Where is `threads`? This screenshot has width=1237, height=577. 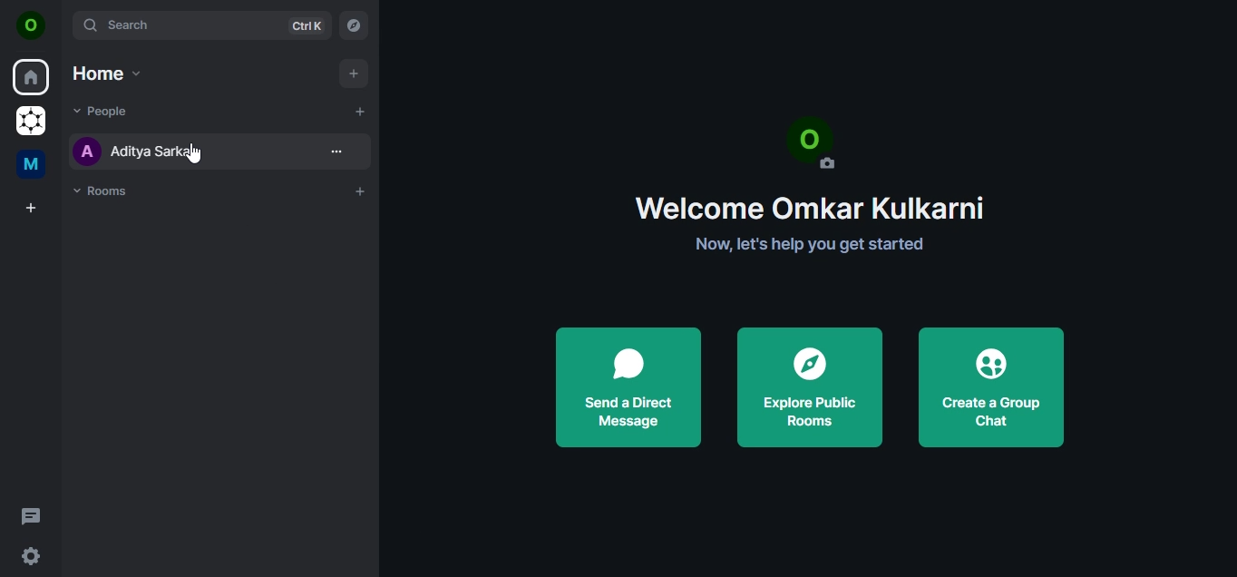 threads is located at coordinates (34, 517).